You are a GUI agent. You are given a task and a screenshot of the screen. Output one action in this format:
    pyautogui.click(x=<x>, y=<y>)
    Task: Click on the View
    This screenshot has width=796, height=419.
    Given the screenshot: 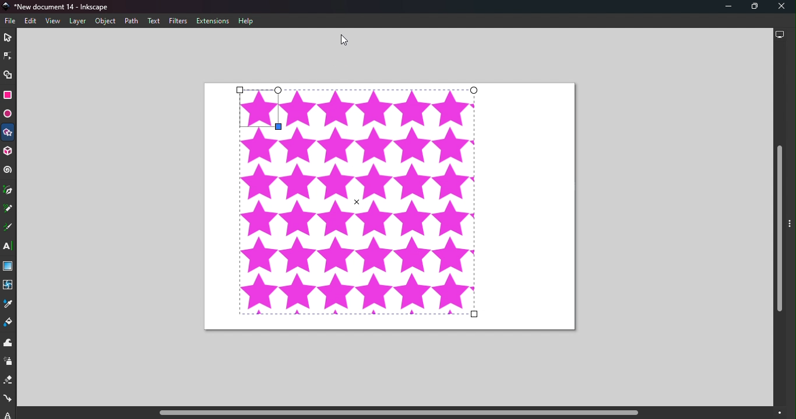 What is the action you would take?
    pyautogui.click(x=52, y=20)
    